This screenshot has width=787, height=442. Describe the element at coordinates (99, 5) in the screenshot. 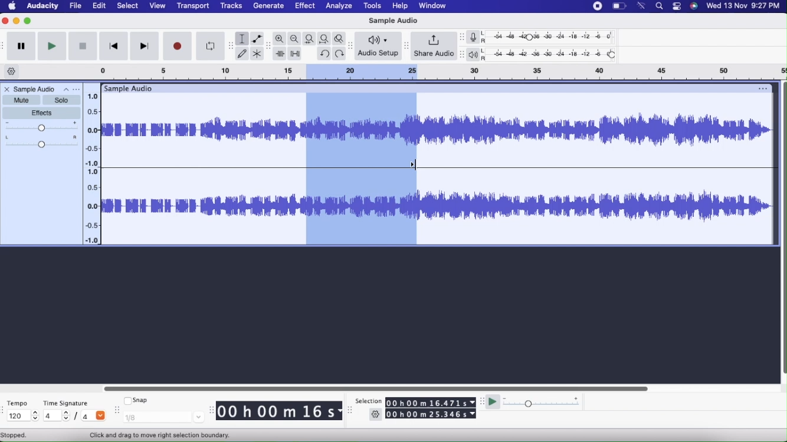

I see `Edit` at that location.